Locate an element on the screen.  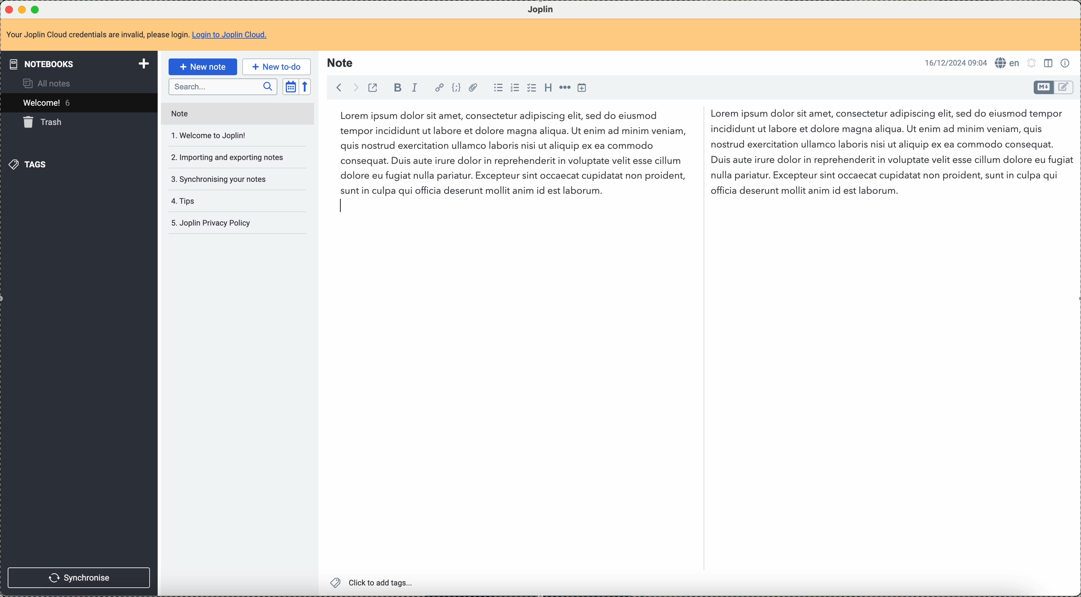
italic is located at coordinates (415, 88).